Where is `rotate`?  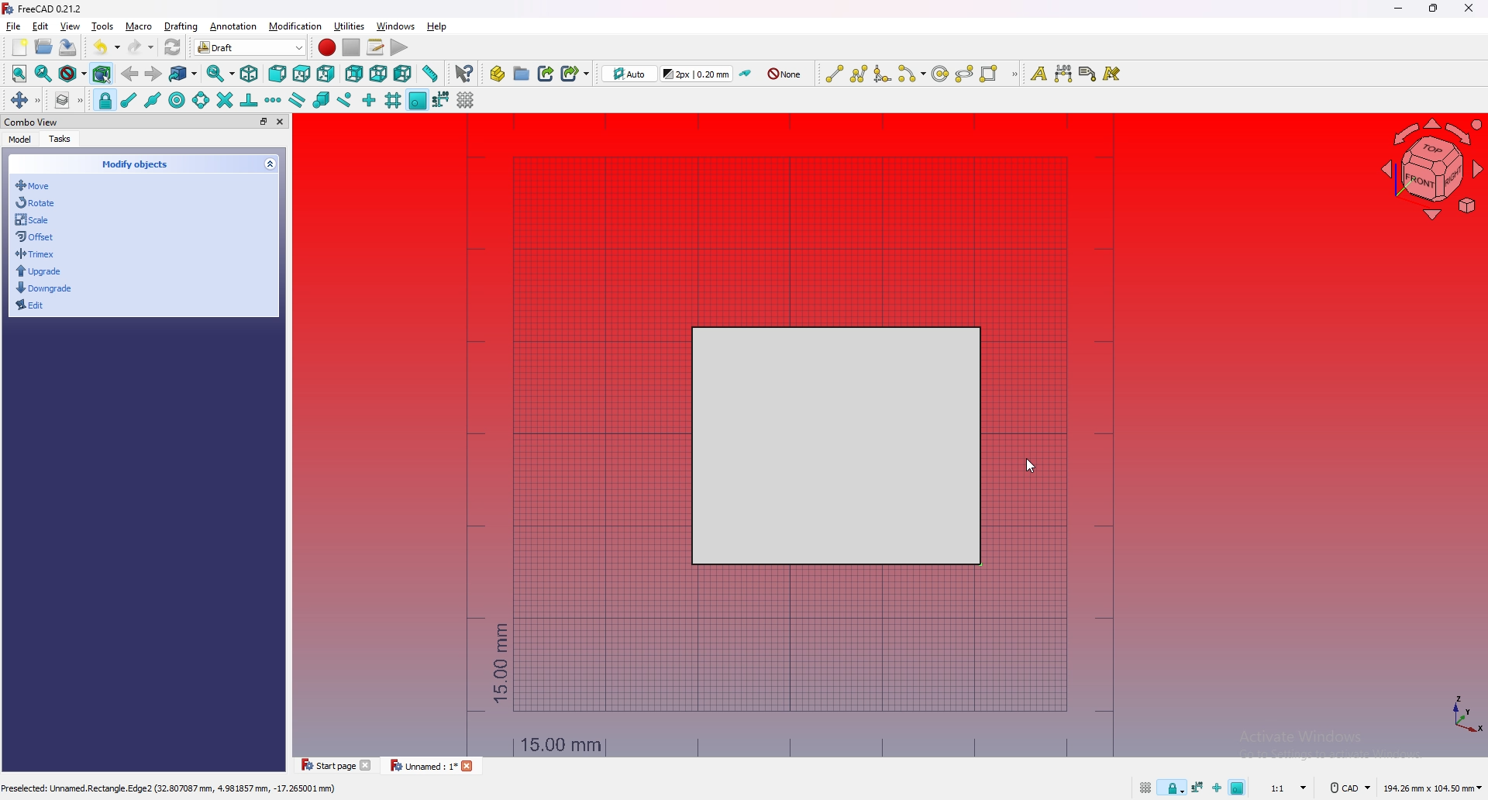
rotate is located at coordinates (38, 202).